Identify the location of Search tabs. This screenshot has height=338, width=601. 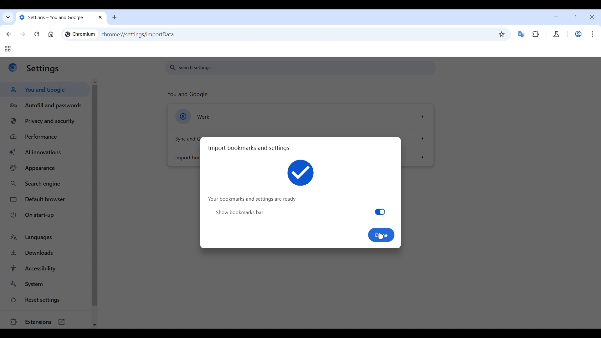
(8, 18).